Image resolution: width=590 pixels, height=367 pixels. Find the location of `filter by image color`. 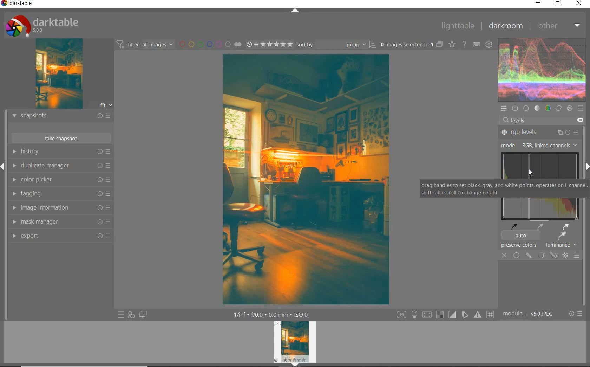

filter by image color is located at coordinates (210, 45).